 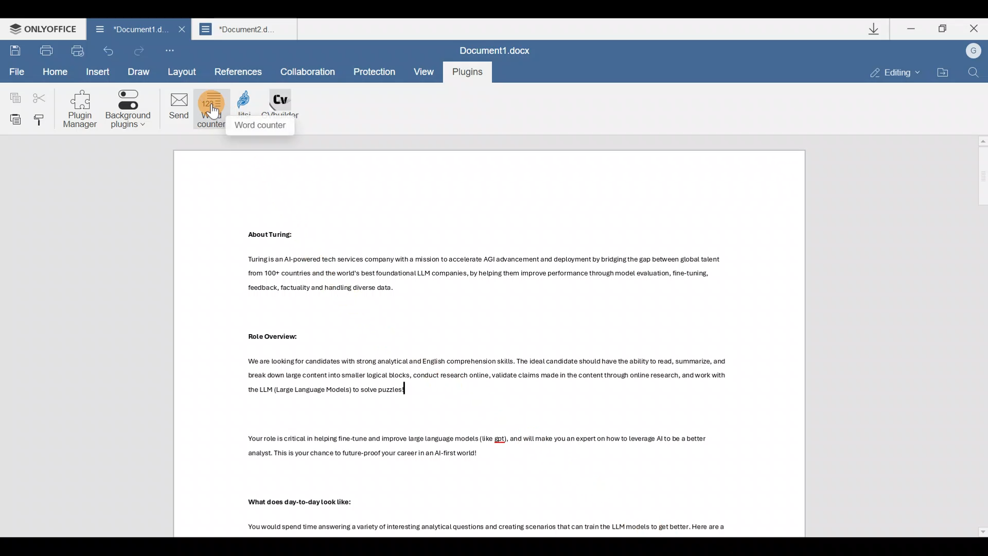 I want to click on Minimize, so click(x=910, y=31).